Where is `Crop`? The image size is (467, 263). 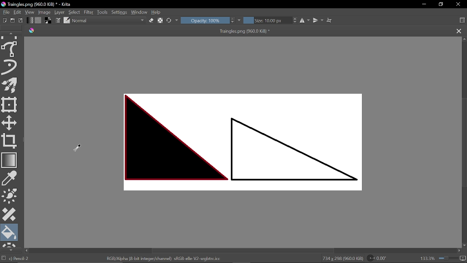 Crop is located at coordinates (9, 141).